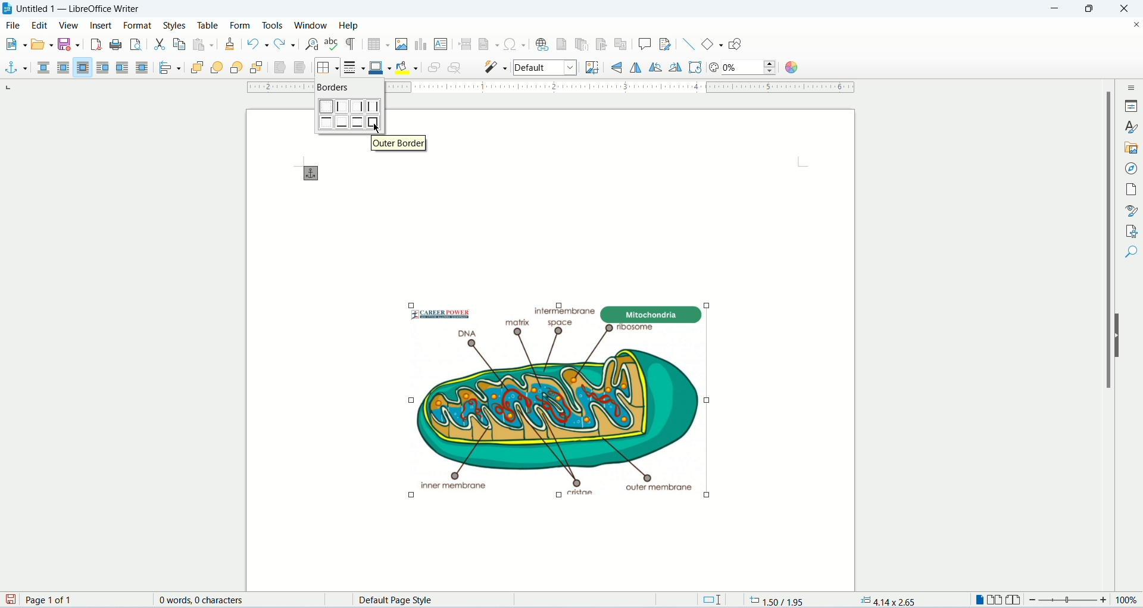 This screenshot has width=1143, height=608. I want to click on application icon, so click(8, 8).